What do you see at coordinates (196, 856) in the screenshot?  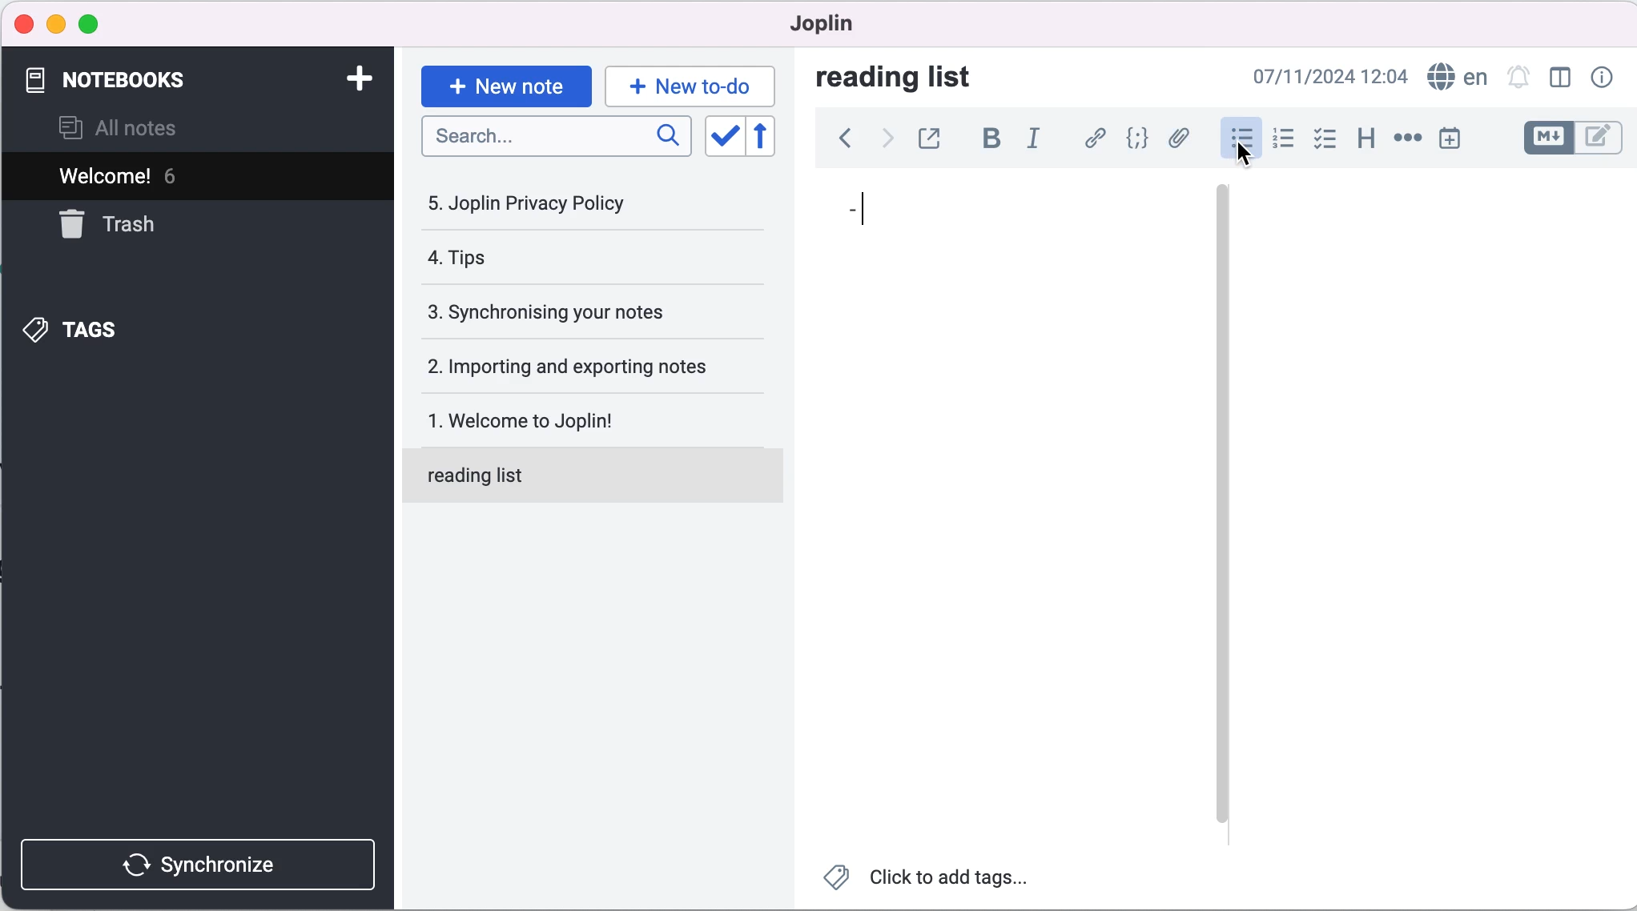 I see `synchronize` at bounding box center [196, 856].